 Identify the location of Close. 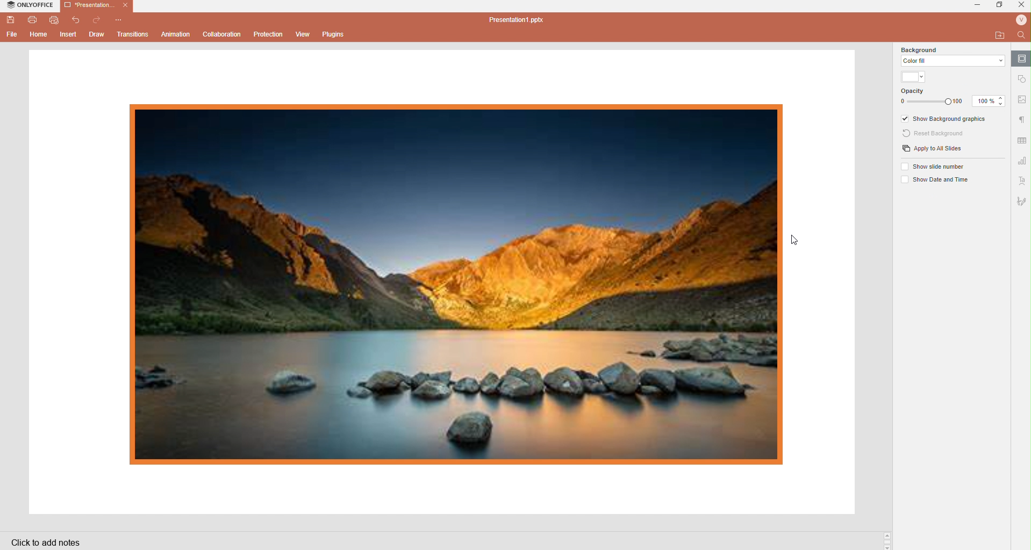
(125, 6).